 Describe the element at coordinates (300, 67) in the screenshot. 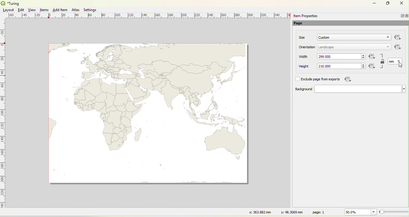

I see `Height` at that location.